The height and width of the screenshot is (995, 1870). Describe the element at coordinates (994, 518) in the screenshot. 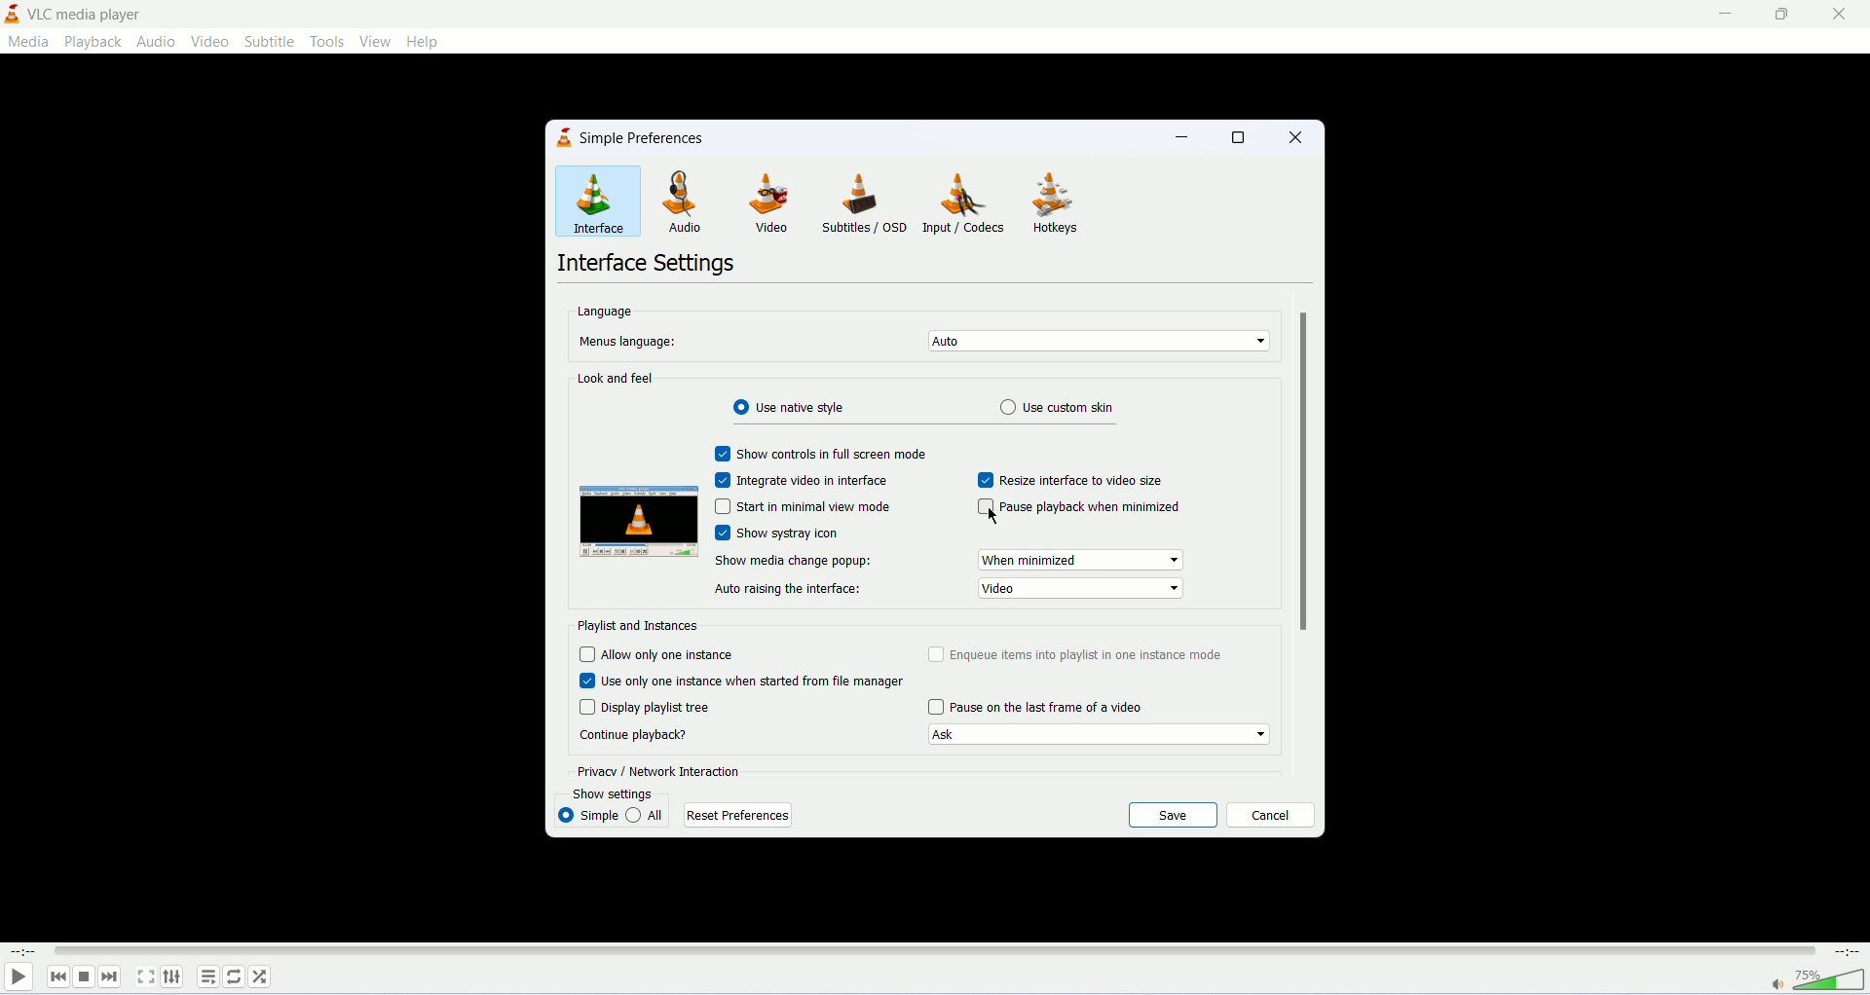

I see `cursor` at that location.